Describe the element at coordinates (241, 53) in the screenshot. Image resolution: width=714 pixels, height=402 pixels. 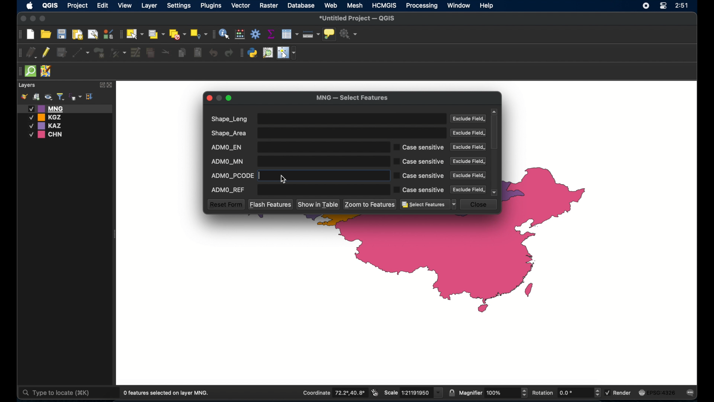
I see `plugins` at that location.